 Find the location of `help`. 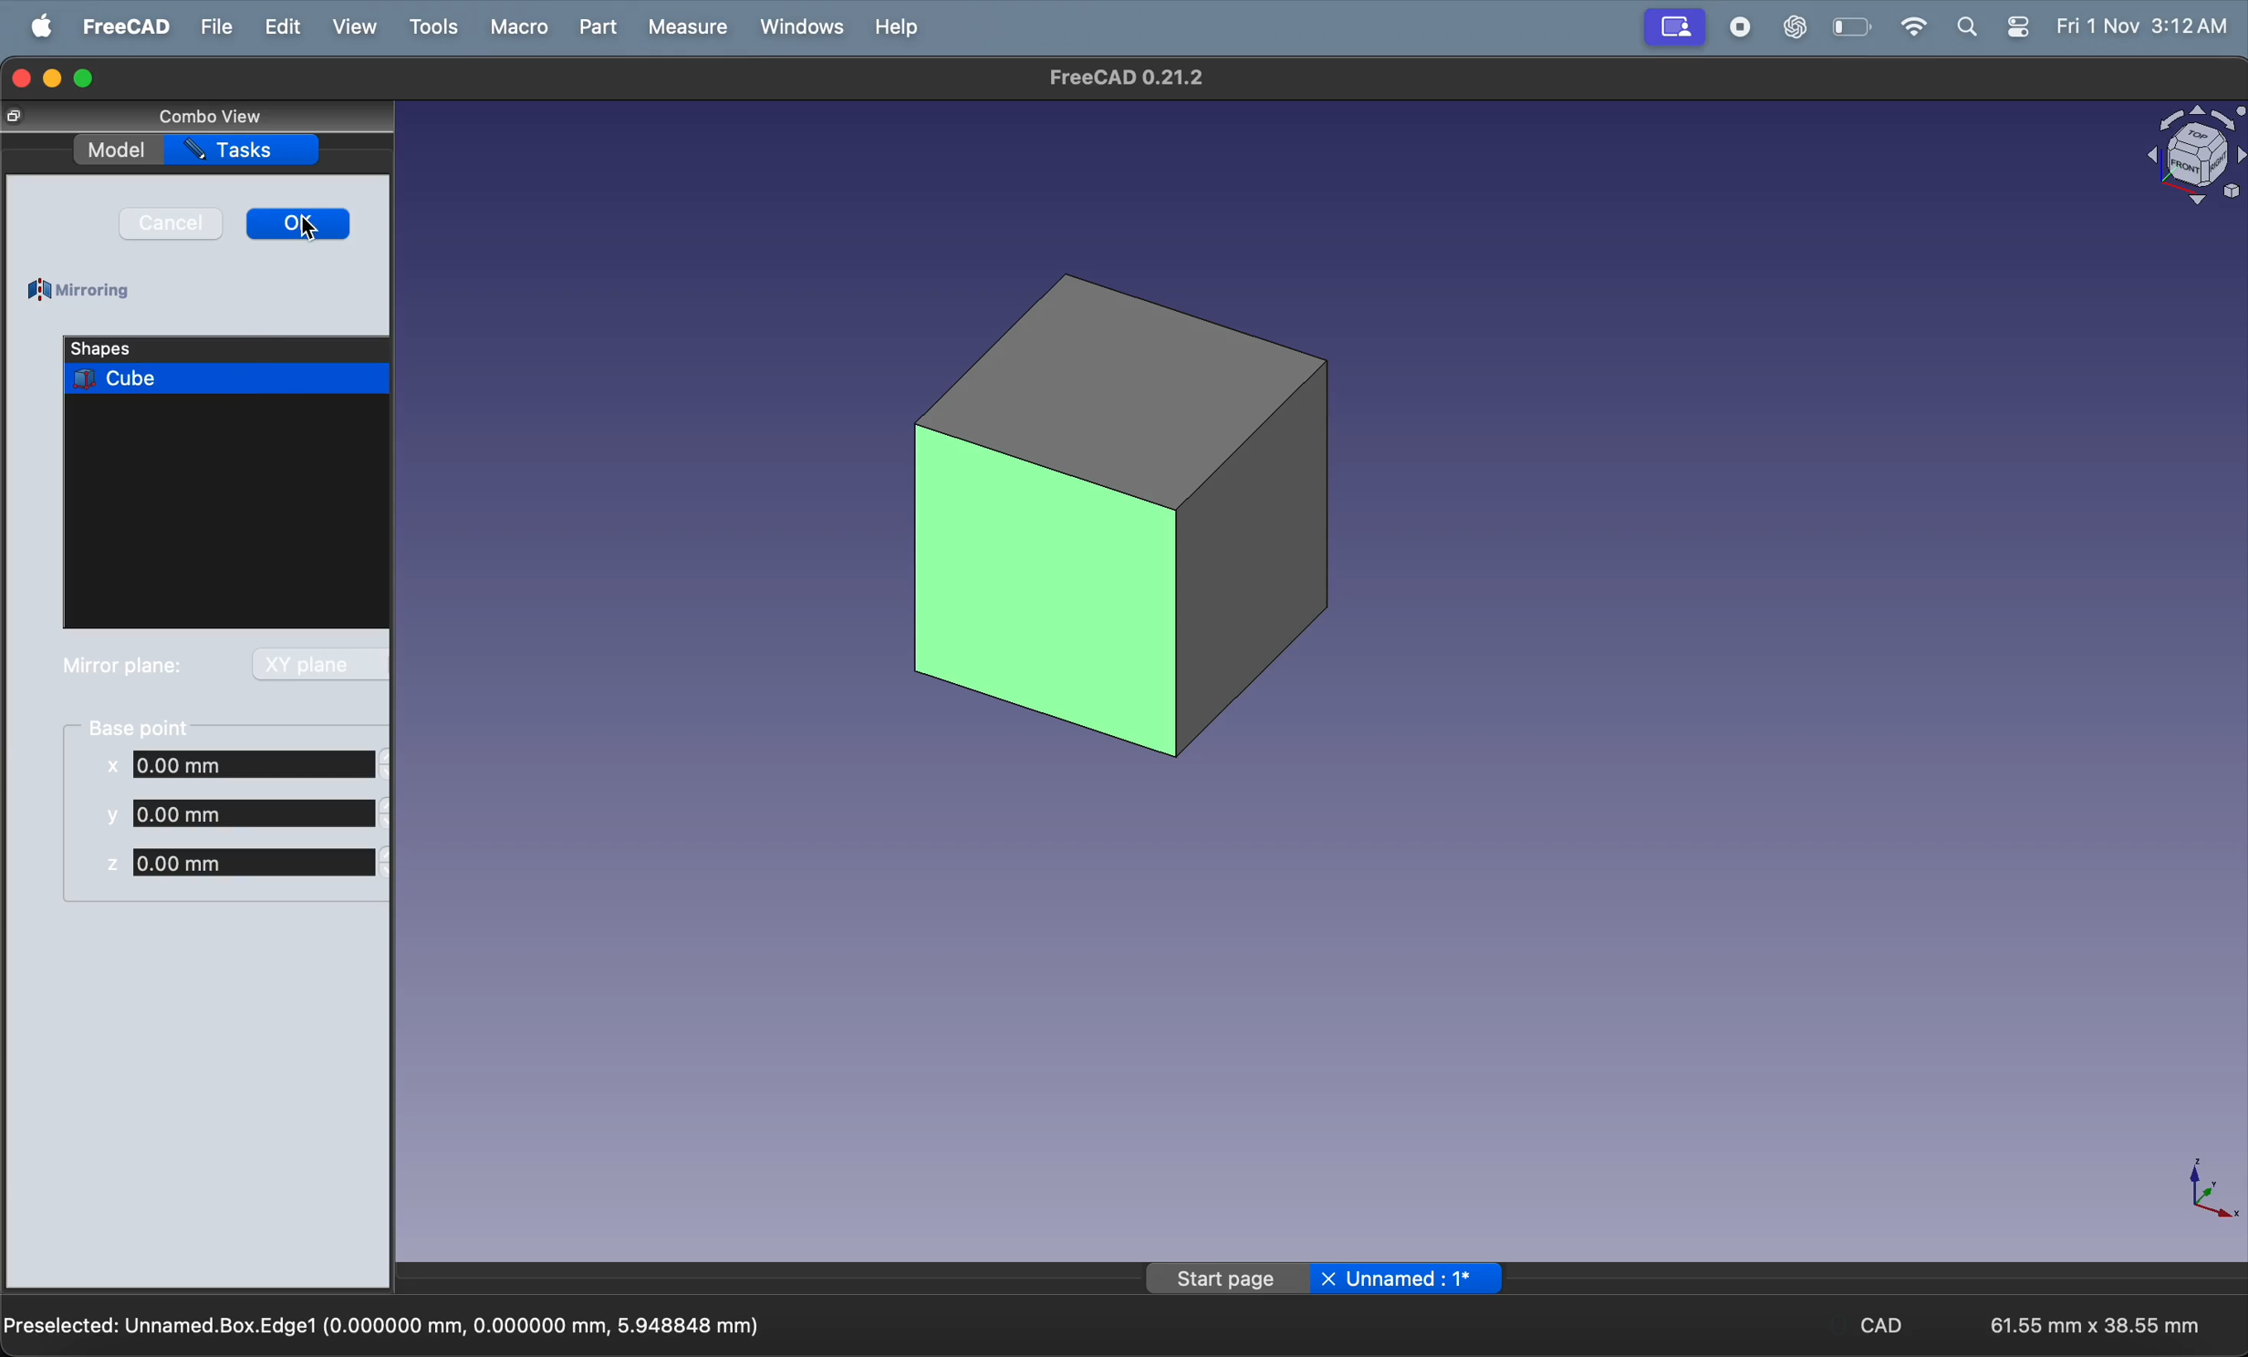

help is located at coordinates (894, 28).